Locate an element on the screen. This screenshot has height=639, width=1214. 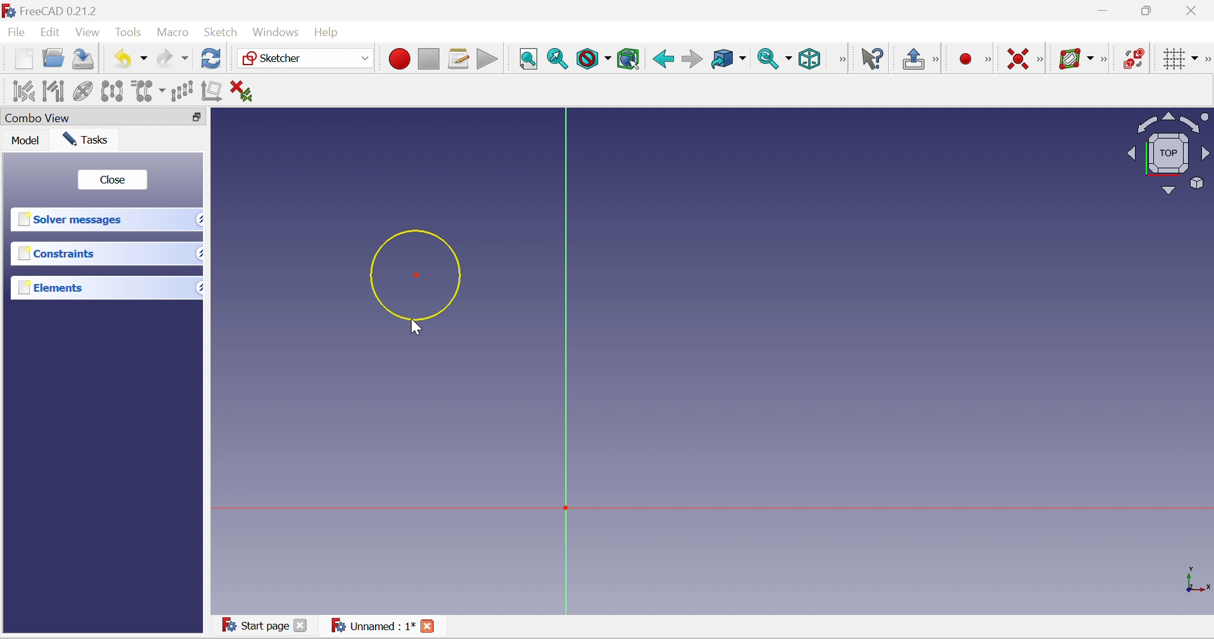
Minimize is located at coordinates (1103, 12).